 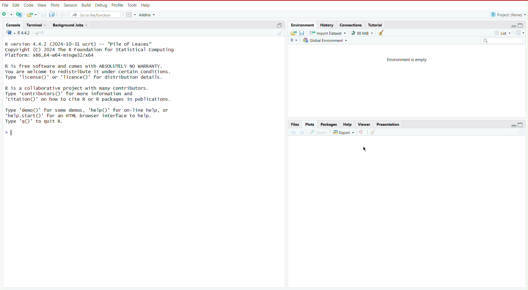 What do you see at coordinates (388, 124) in the screenshot?
I see `Presentation` at bounding box center [388, 124].